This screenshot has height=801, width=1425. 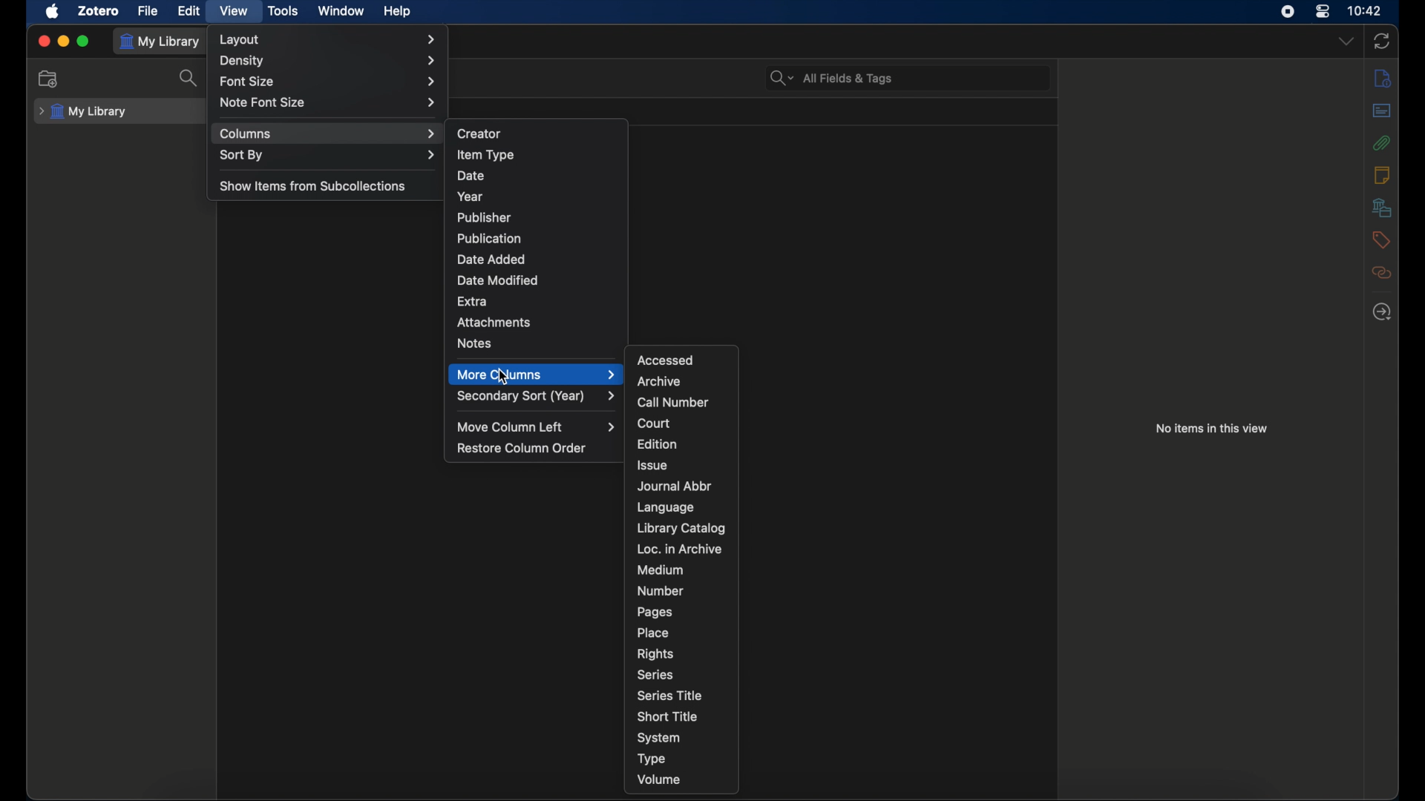 What do you see at coordinates (284, 10) in the screenshot?
I see `tools` at bounding box center [284, 10].